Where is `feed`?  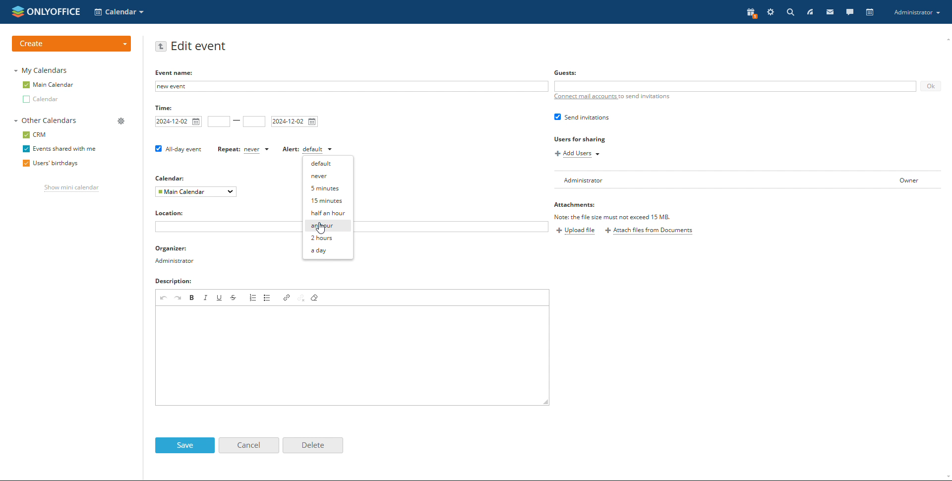
feed is located at coordinates (810, 13).